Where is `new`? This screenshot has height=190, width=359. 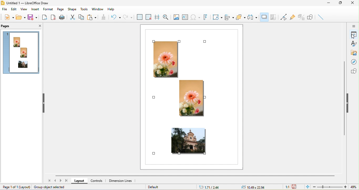 new is located at coordinates (8, 18).